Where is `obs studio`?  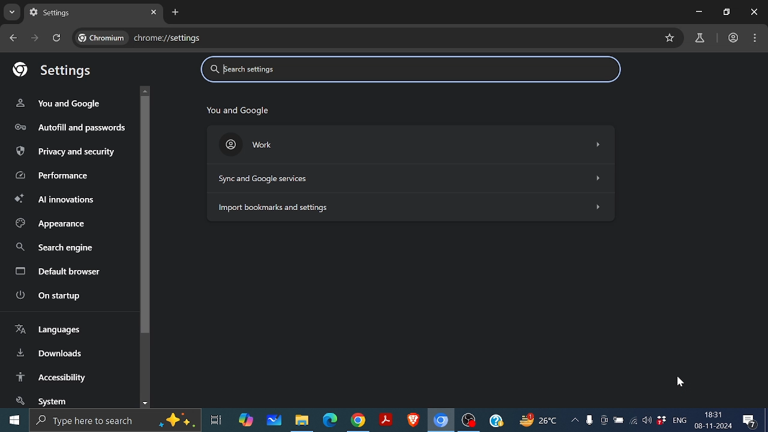 obs studio is located at coordinates (469, 422).